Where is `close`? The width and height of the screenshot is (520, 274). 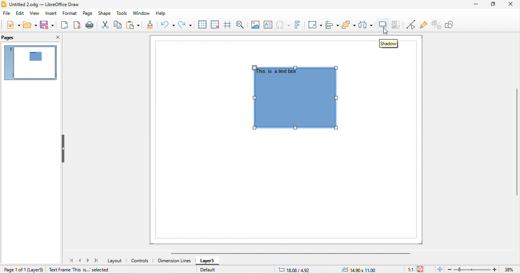
close is located at coordinates (511, 4).